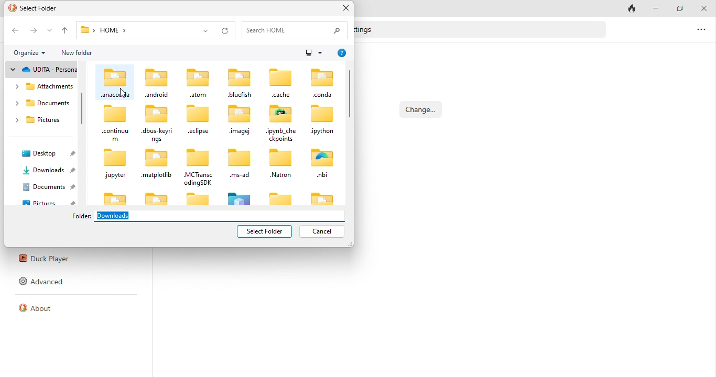  Describe the element at coordinates (678, 8) in the screenshot. I see `maximize` at that location.